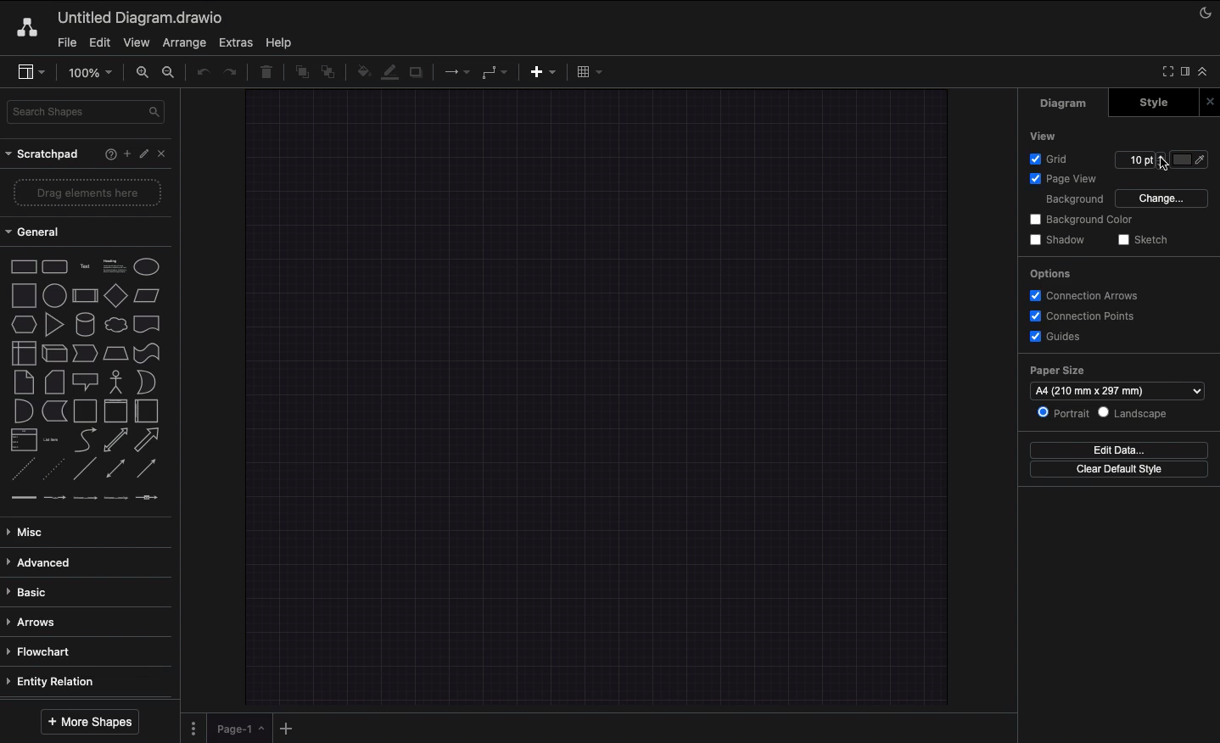 The width and height of the screenshot is (1220, 743). Describe the element at coordinates (1167, 165) in the screenshot. I see `cursor` at that location.